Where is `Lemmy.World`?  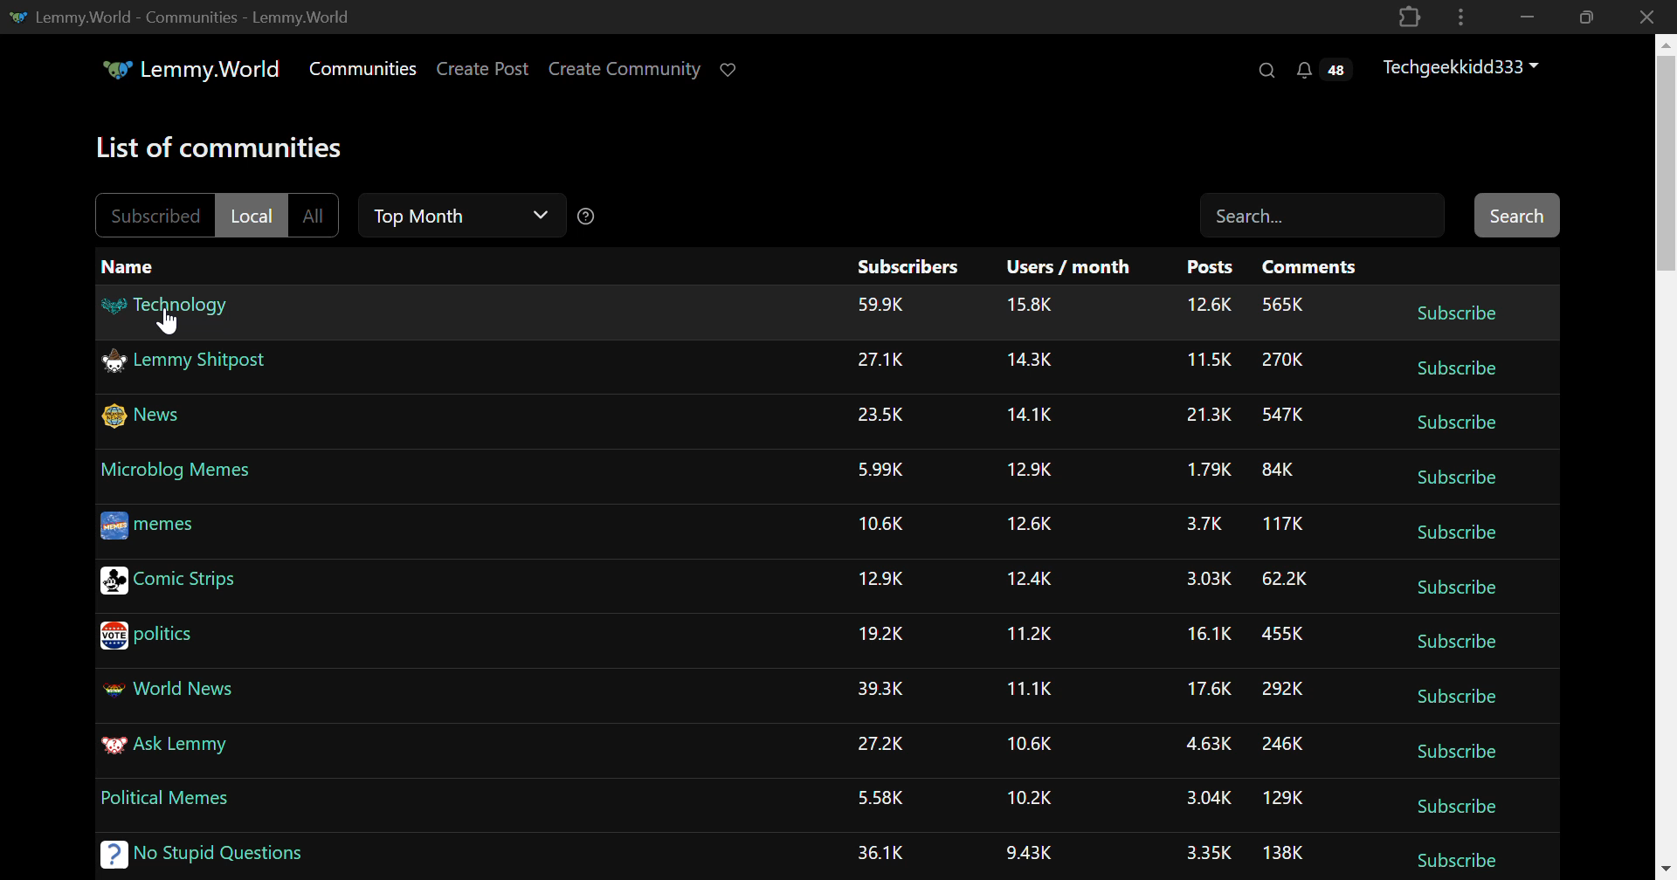
Lemmy.World is located at coordinates (188, 70).